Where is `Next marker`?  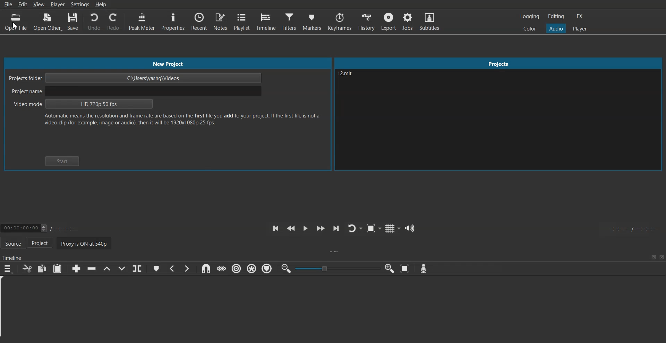 Next marker is located at coordinates (187, 268).